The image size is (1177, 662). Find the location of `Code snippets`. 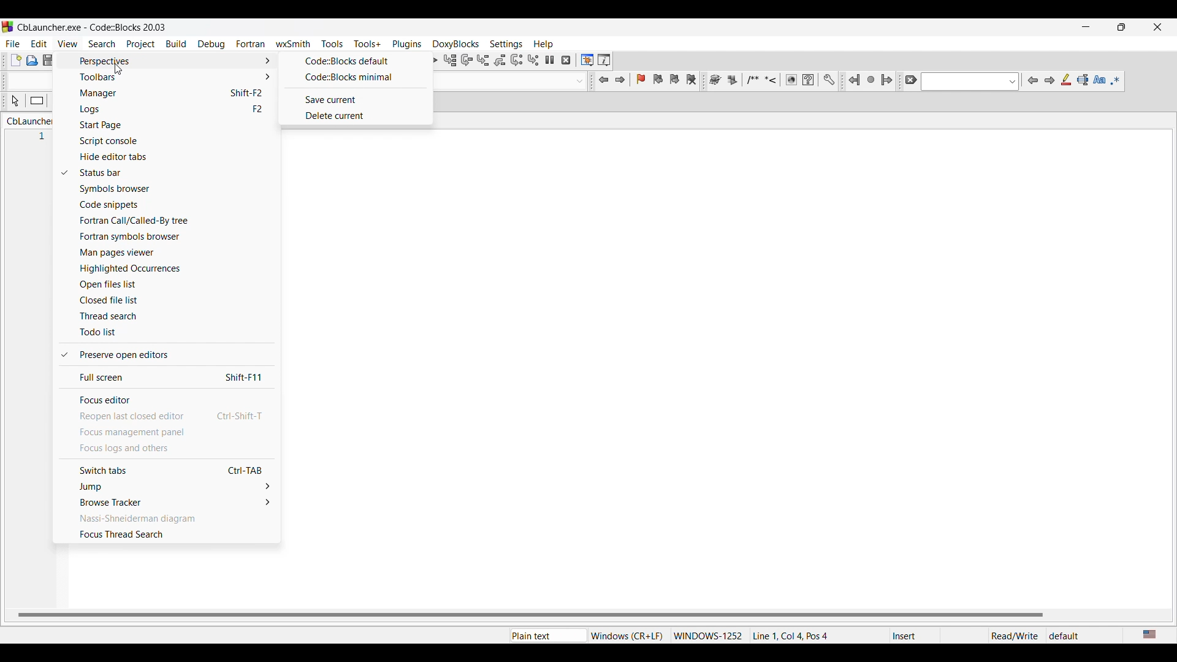

Code snippets is located at coordinates (175, 205).